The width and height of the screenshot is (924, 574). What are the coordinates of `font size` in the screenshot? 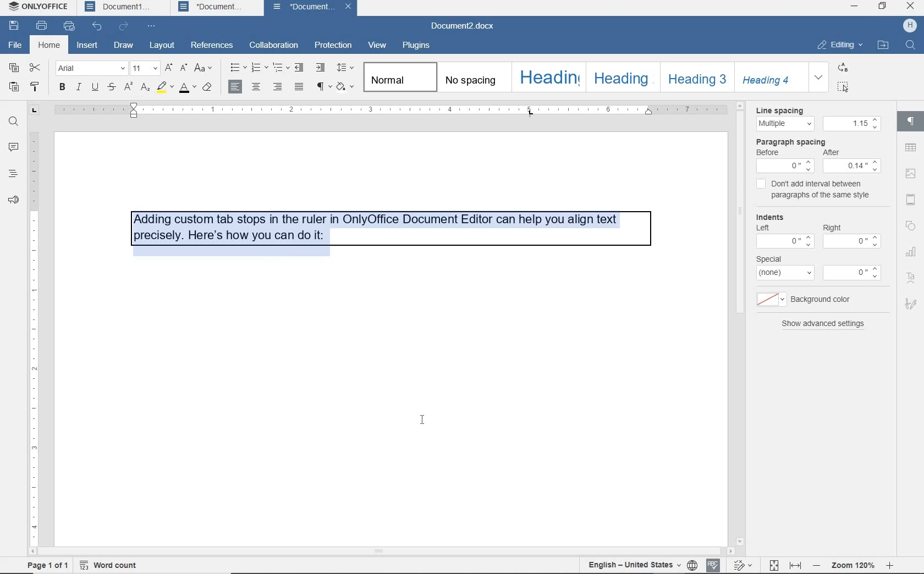 It's located at (145, 69).